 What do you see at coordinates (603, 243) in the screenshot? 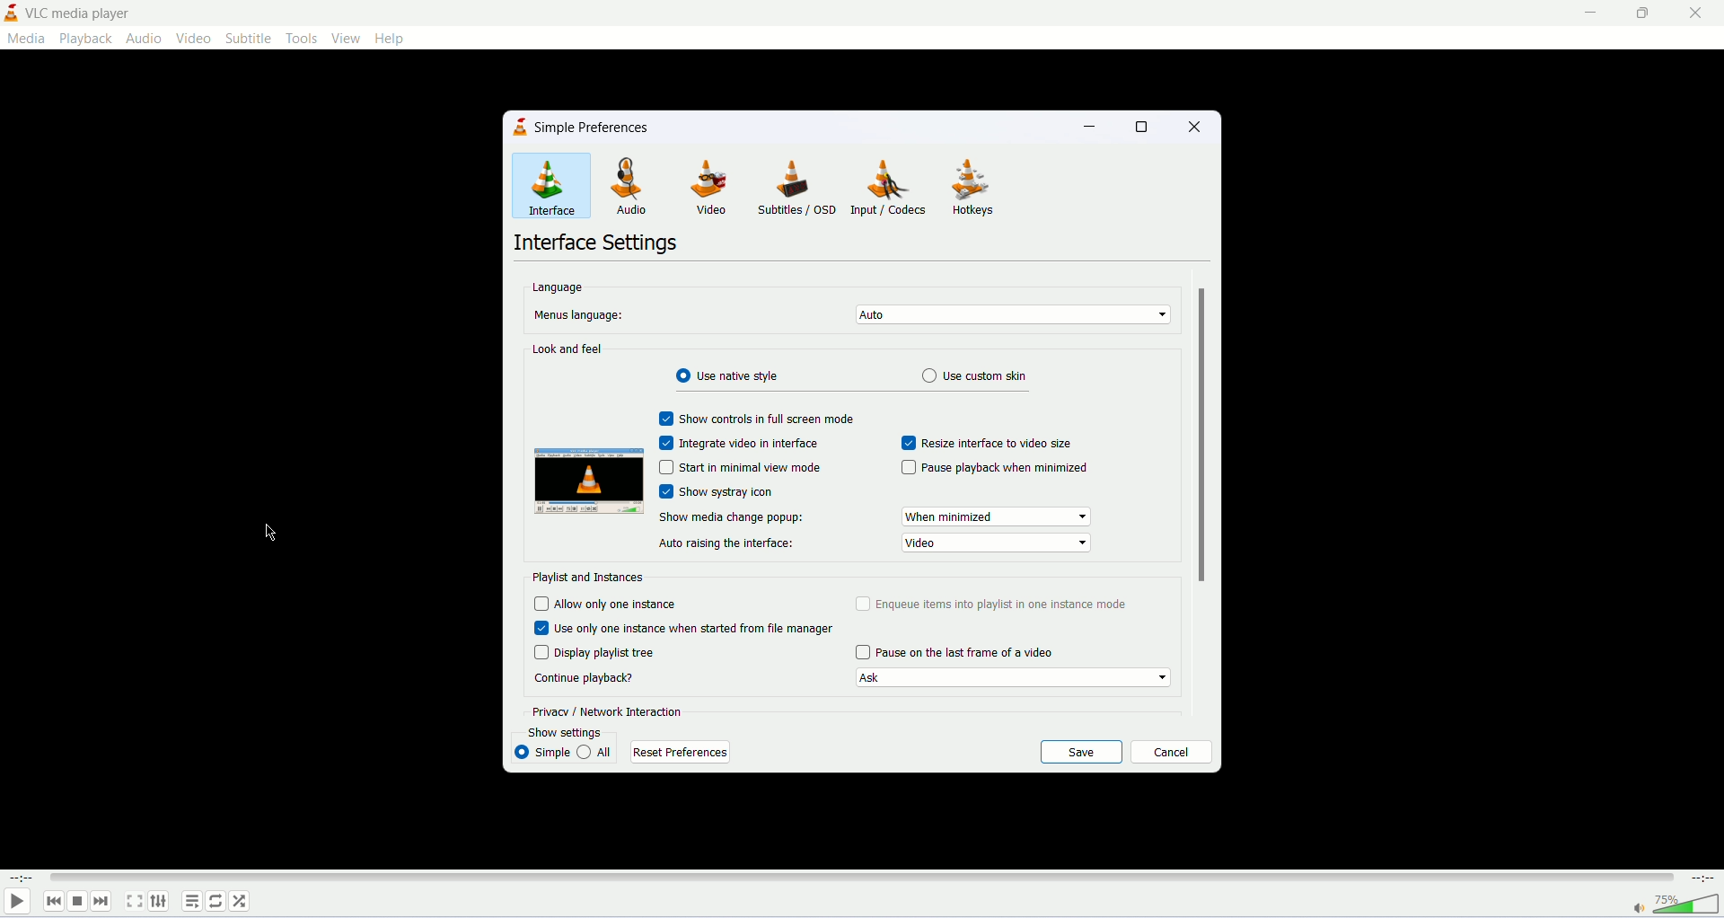
I see `interface settings` at bounding box center [603, 243].